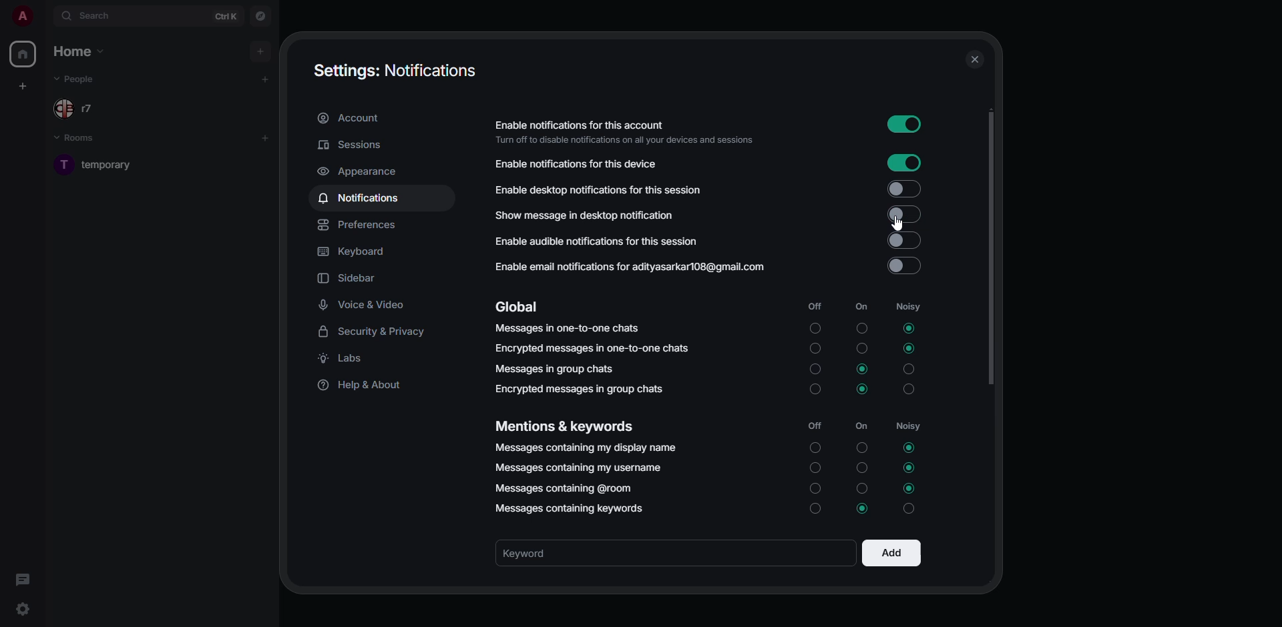 This screenshot has height=627, width=1282. I want to click on global, so click(521, 307).